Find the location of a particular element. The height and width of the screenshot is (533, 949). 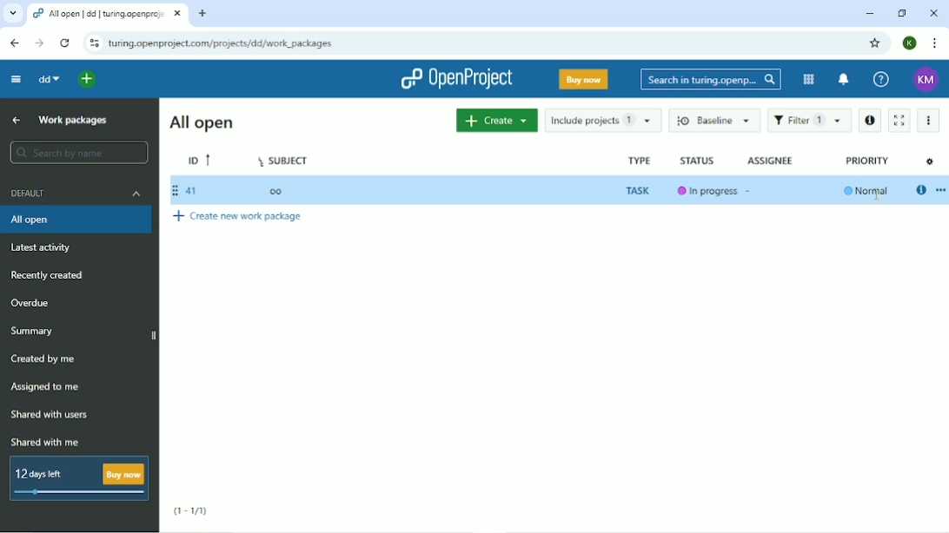

Priority is located at coordinates (866, 161).